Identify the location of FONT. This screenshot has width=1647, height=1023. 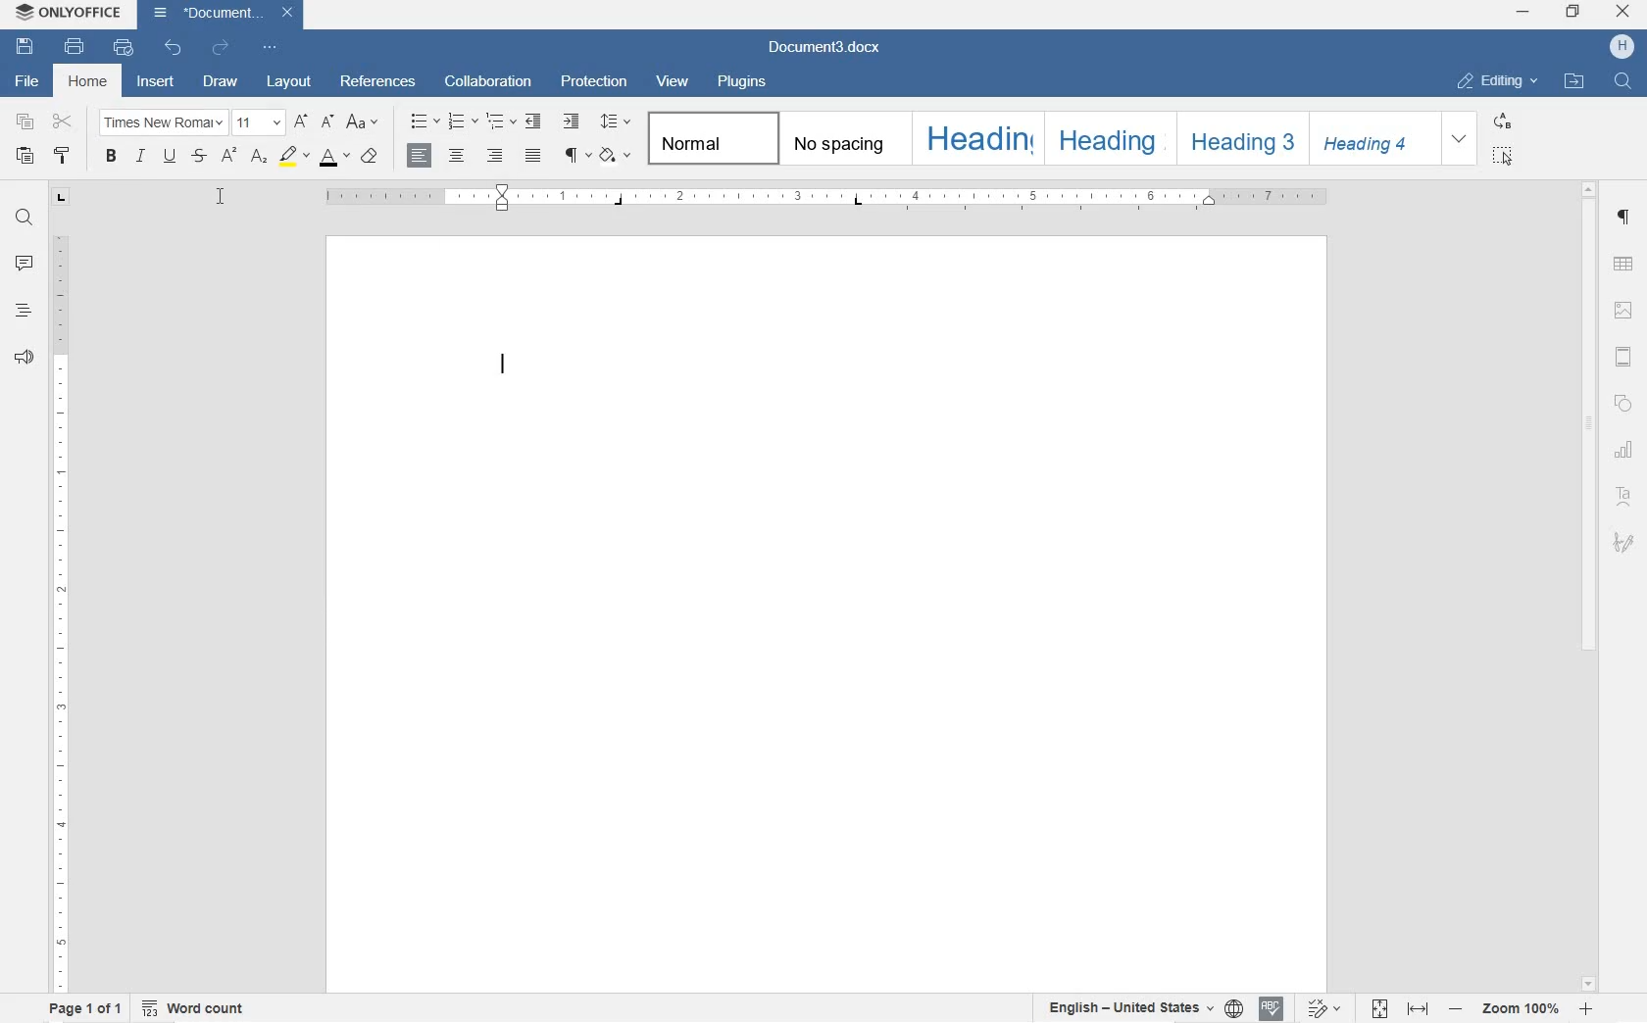
(270, 158).